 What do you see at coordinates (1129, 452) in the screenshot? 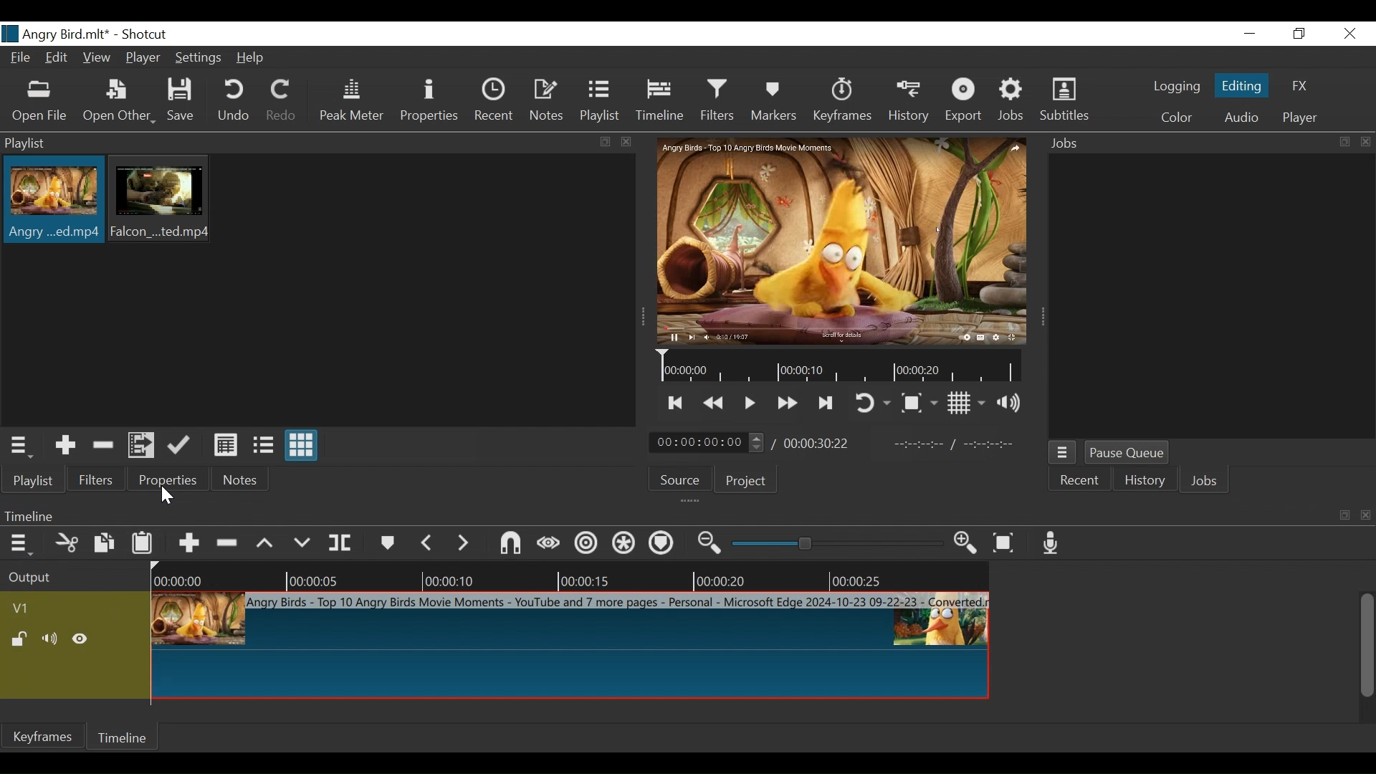
I see `Pause Queue` at bounding box center [1129, 452].